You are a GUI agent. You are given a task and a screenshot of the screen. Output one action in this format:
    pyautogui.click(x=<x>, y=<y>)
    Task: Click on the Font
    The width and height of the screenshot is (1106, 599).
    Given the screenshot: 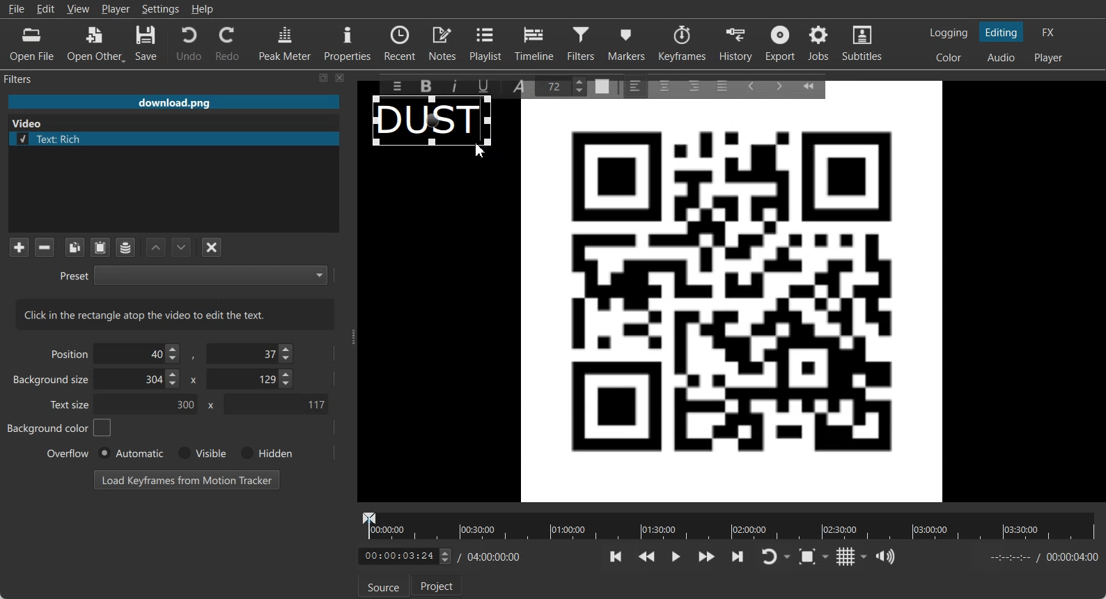 What is the action you would take?
    pyautogui.click(x=522, y=85)
    